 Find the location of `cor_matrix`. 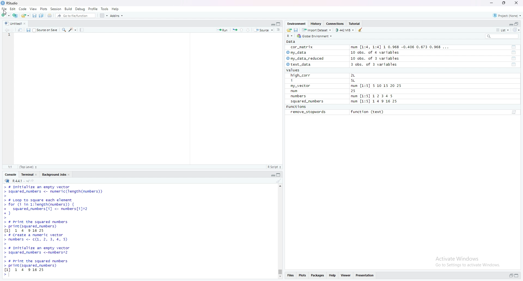

cor_matrix is located at coordinates (302, 47).